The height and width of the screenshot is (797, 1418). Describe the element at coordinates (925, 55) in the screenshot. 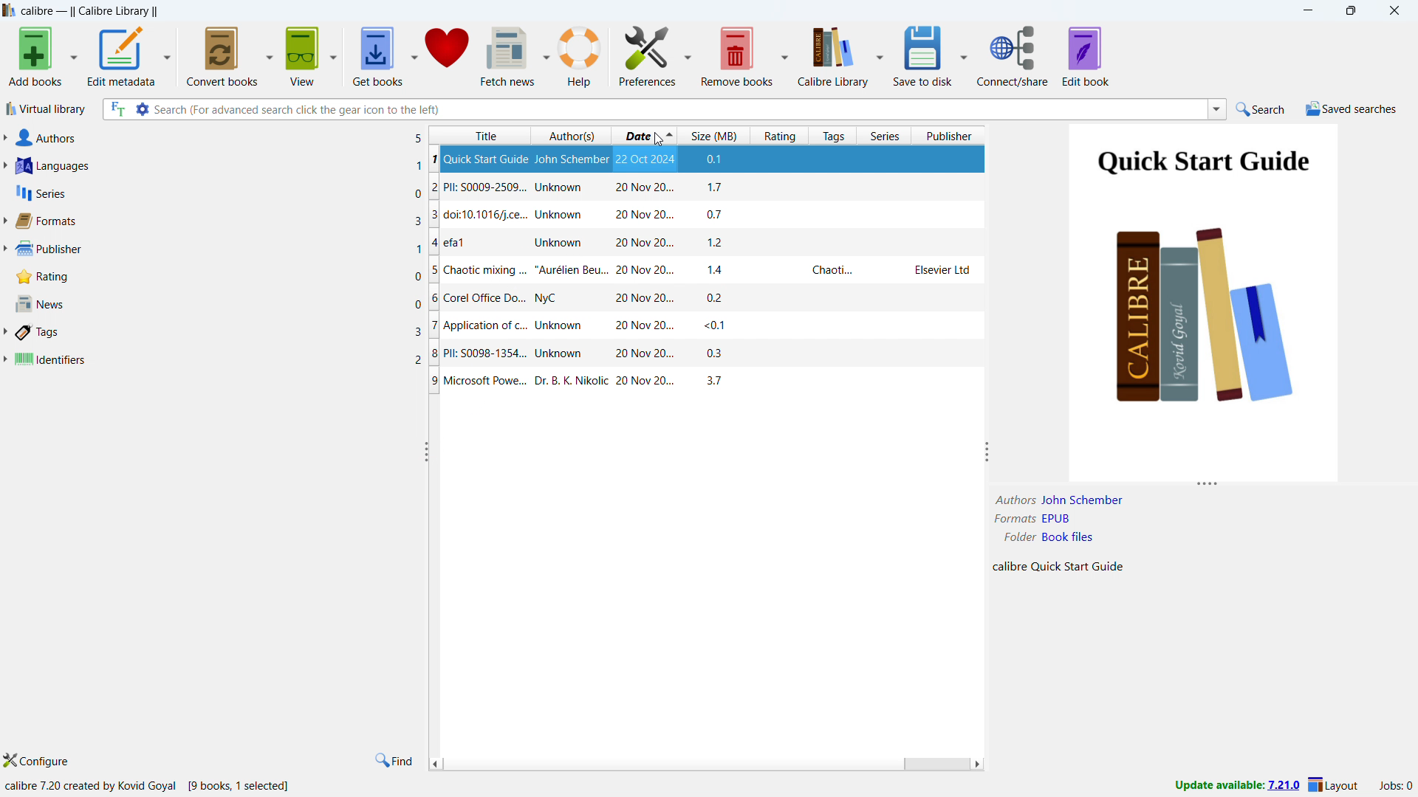

I see `save to disk` at that location.